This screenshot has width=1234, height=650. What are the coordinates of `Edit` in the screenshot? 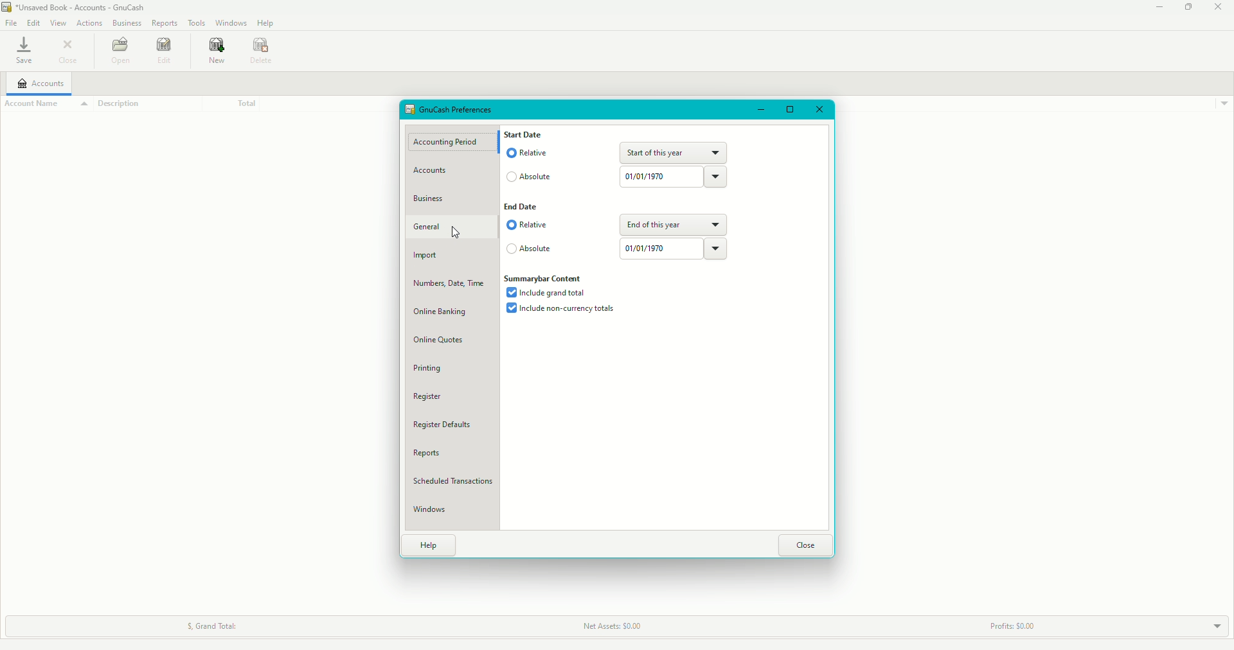 It's located at (33, 22).